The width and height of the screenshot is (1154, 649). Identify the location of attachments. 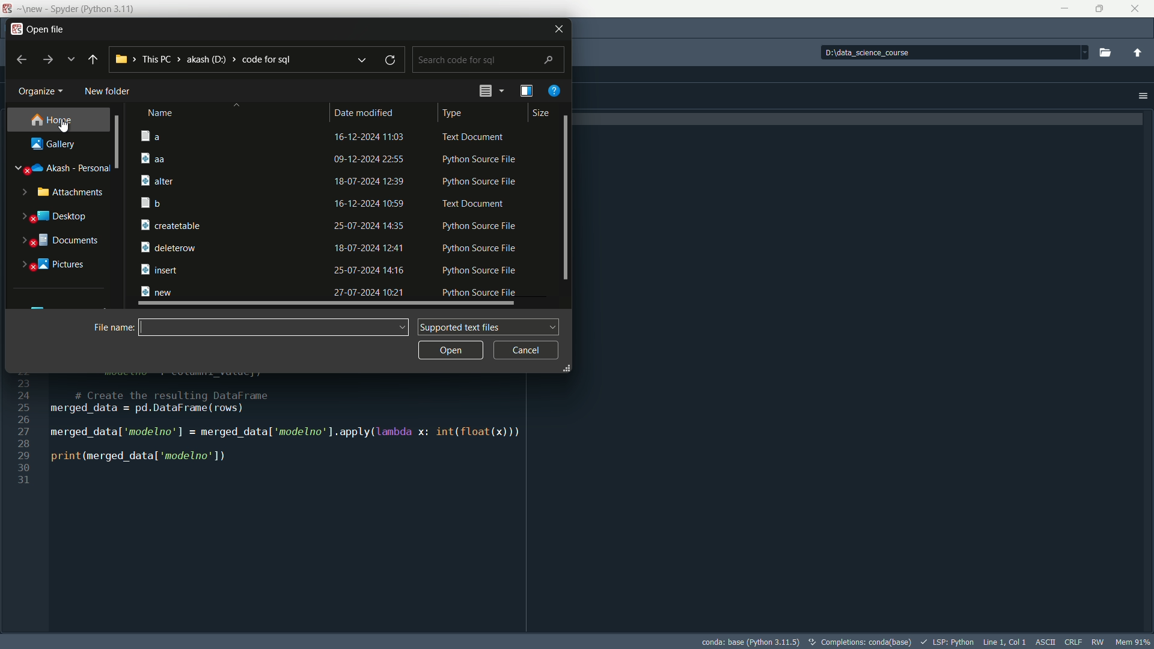
(73, 192).